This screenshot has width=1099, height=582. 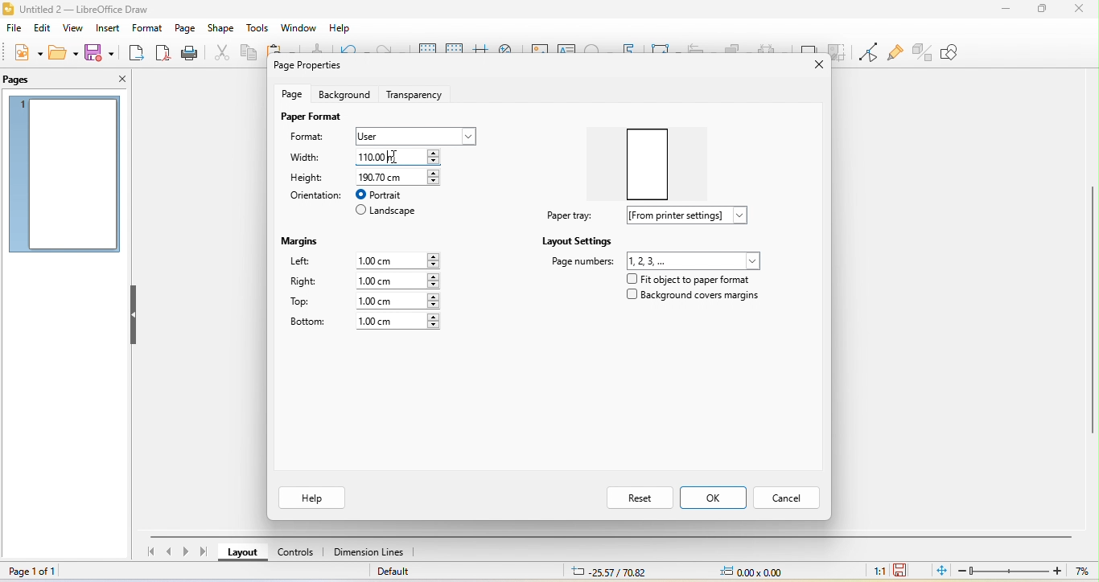 What do you see at coordinates (307, 302) in the screenshot?
I see `top` at bounding box center [307, 302].